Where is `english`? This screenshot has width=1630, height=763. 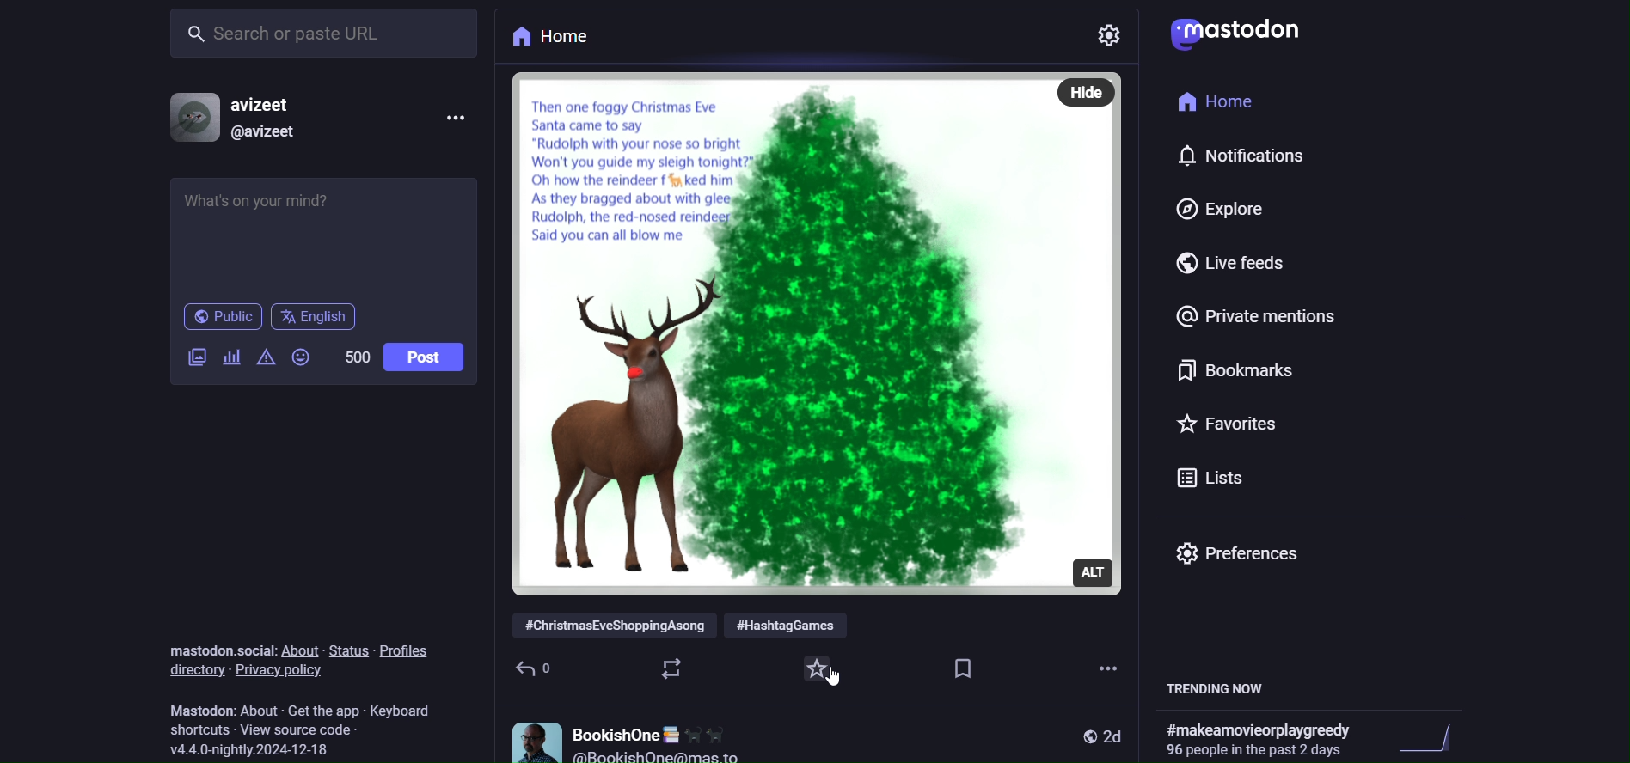 english is located at coordinates (316, 316).